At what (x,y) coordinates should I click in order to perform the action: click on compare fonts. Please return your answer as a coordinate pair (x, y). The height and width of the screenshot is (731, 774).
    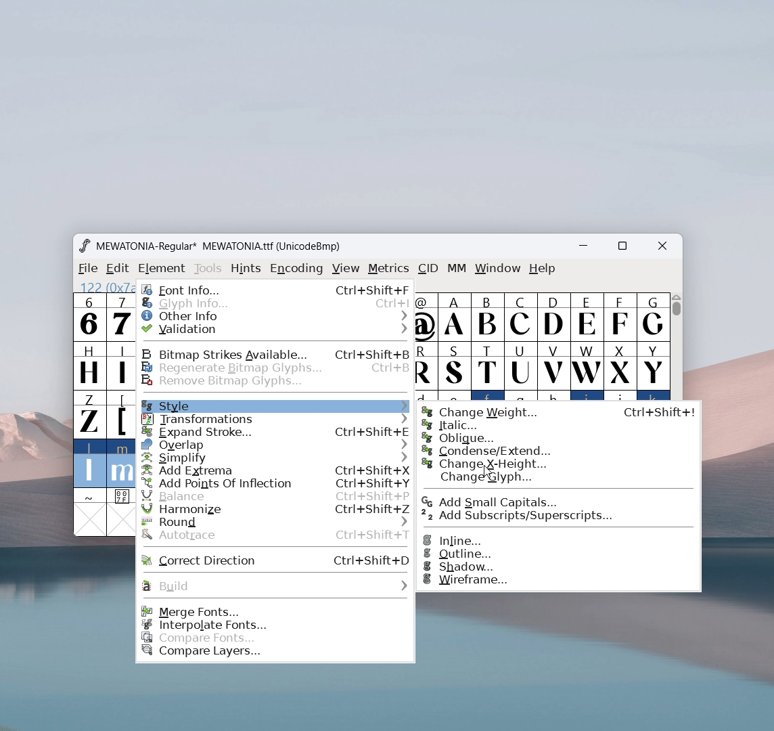
    Looking at the image, I should click on (275, 638).